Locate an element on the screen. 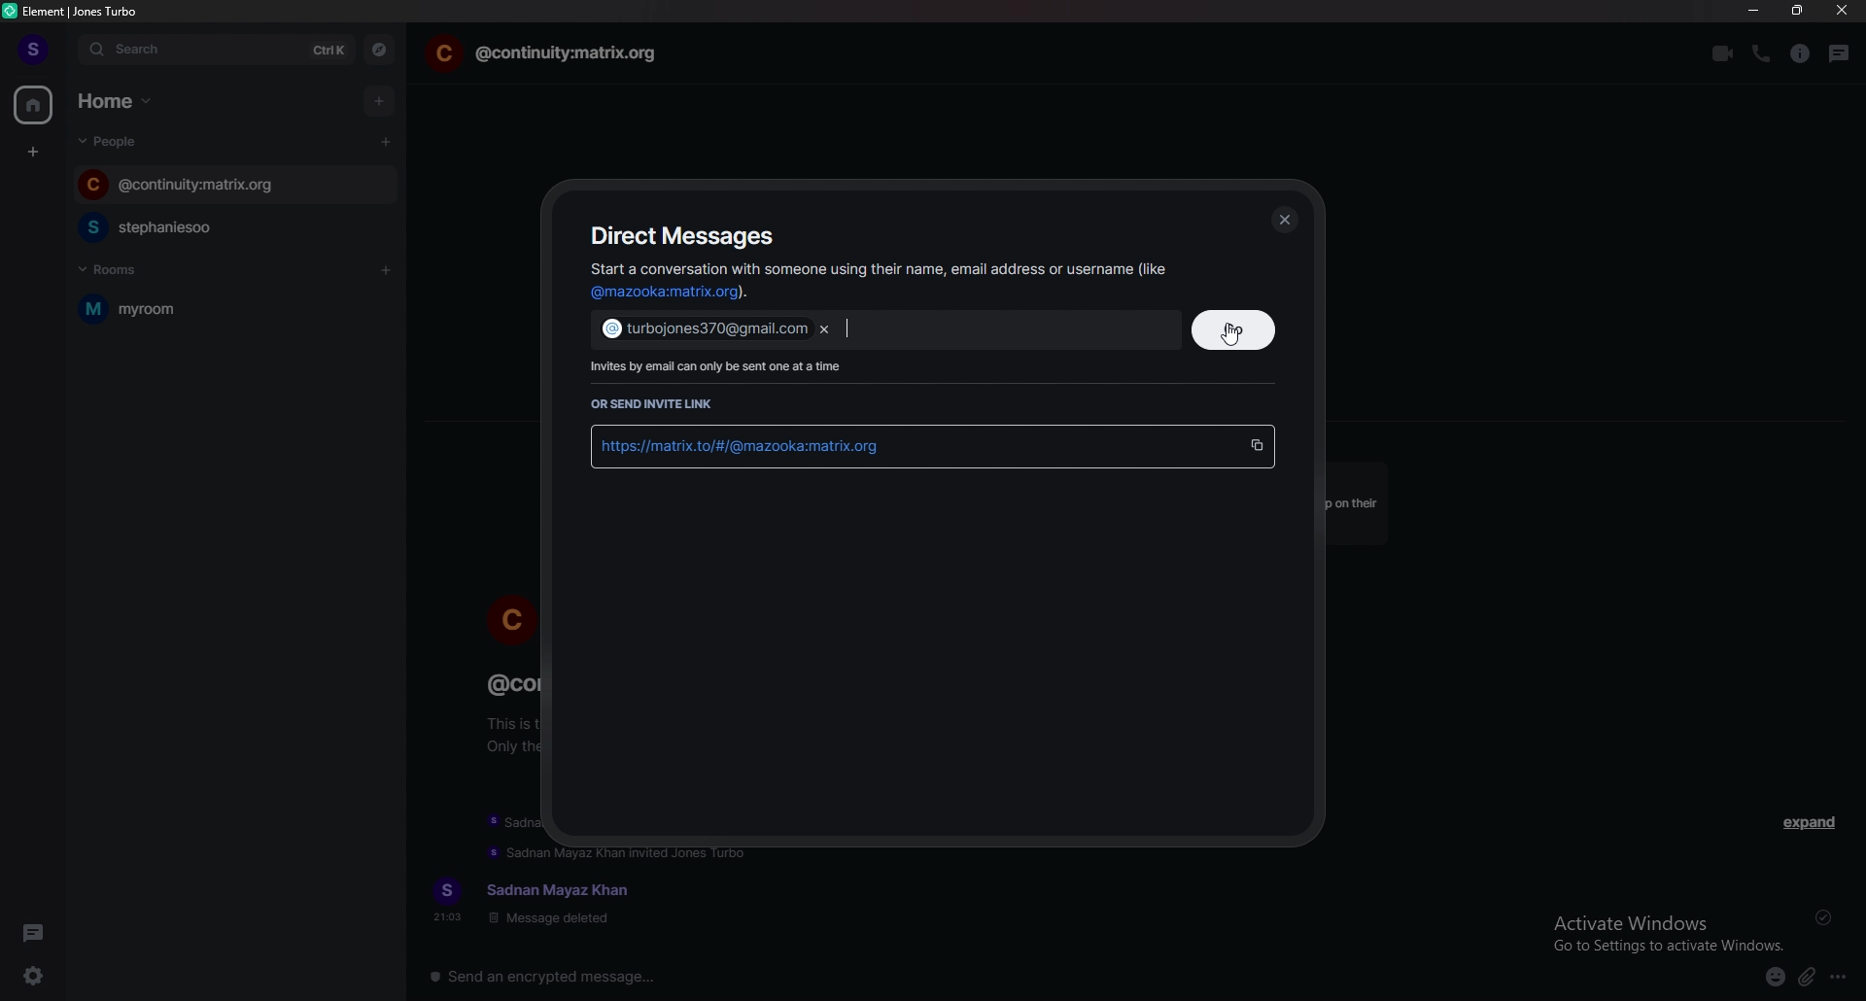  remove email is located at coordinates (824, 329).